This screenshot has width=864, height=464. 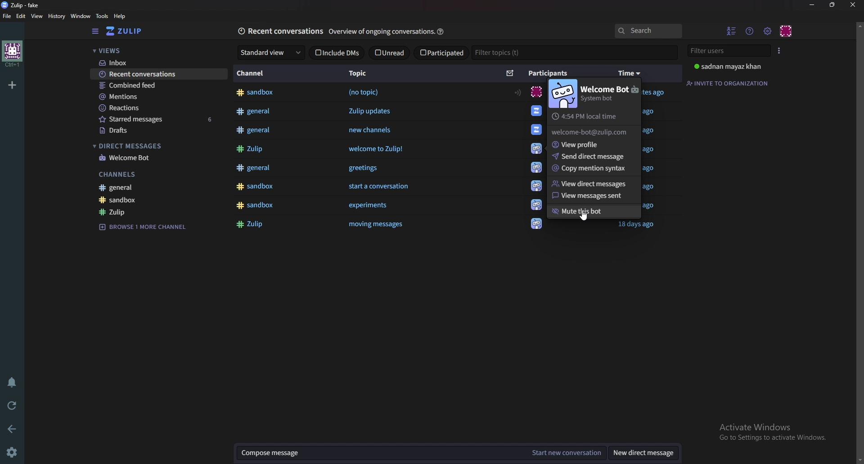 I want to click on Filter topics, so click(x=498, y=53).